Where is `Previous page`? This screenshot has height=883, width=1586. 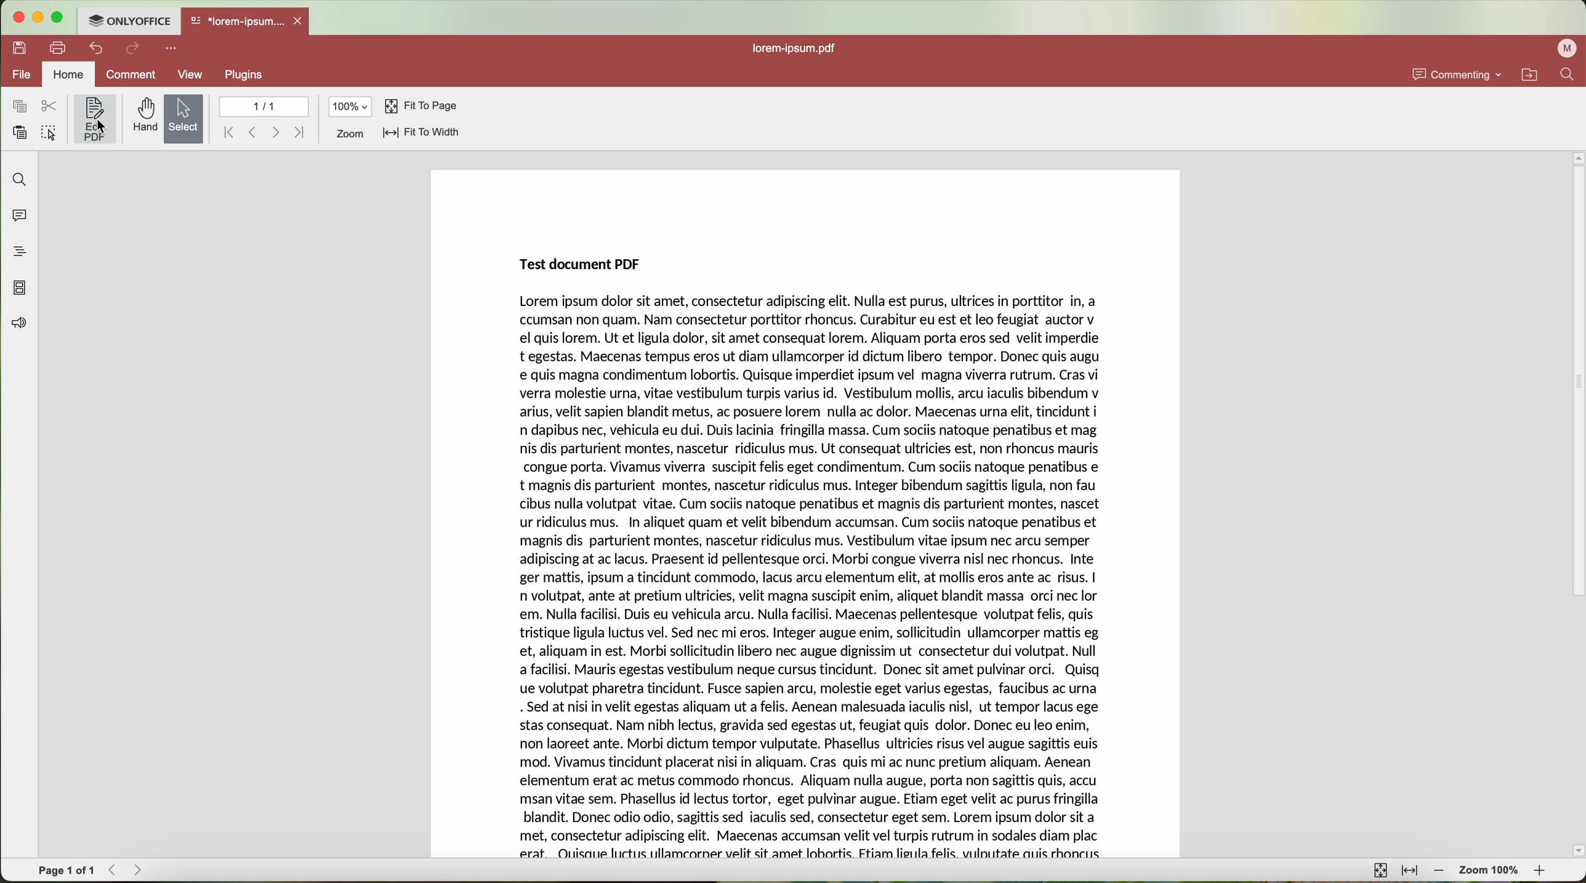 Previous page is located at coordinates (254, 133).